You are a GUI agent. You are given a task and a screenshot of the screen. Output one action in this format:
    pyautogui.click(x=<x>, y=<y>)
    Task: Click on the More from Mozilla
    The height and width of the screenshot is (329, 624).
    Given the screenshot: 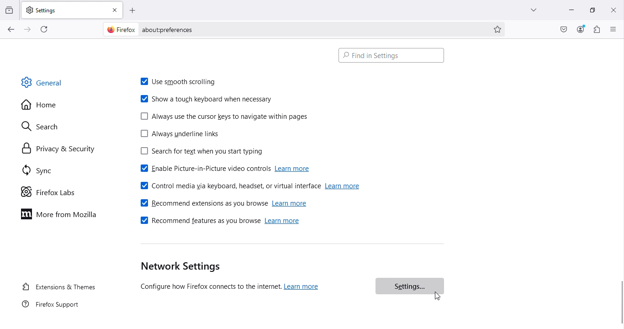 What is the action you would take?
    pyautogui.click(x=62, y=216)
    